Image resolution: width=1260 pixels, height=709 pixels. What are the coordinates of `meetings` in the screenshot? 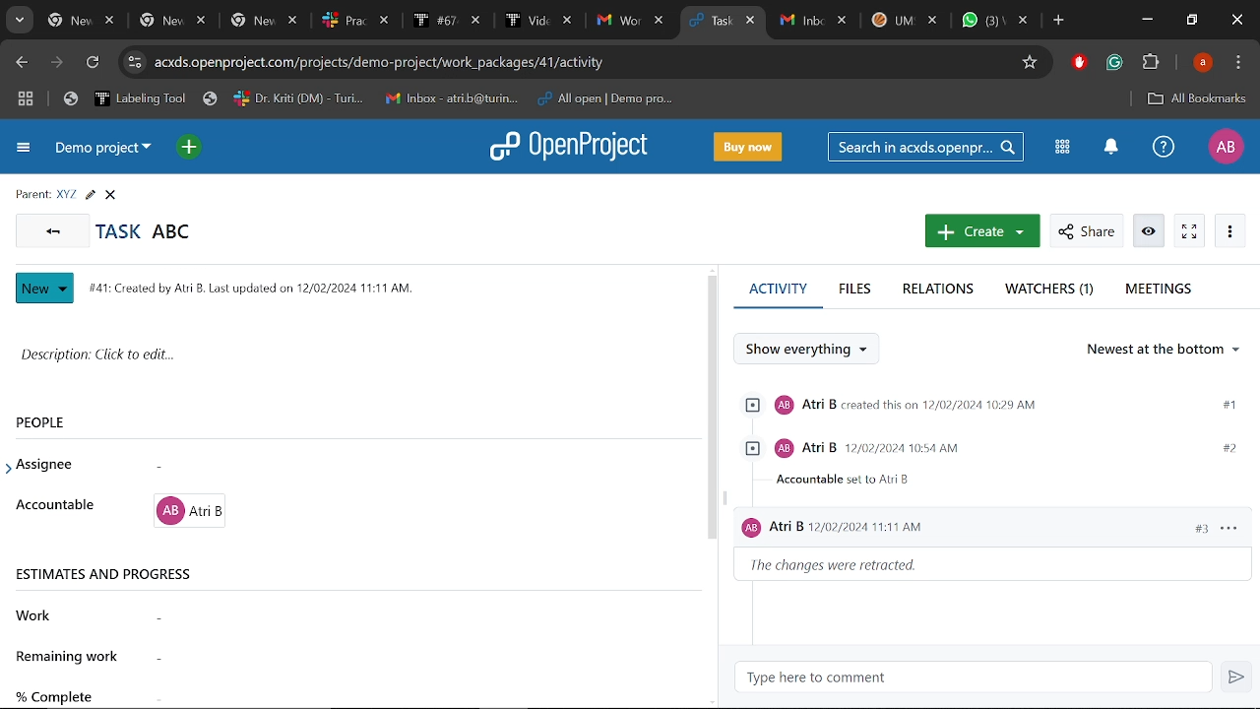 It's located at (1158, 290).